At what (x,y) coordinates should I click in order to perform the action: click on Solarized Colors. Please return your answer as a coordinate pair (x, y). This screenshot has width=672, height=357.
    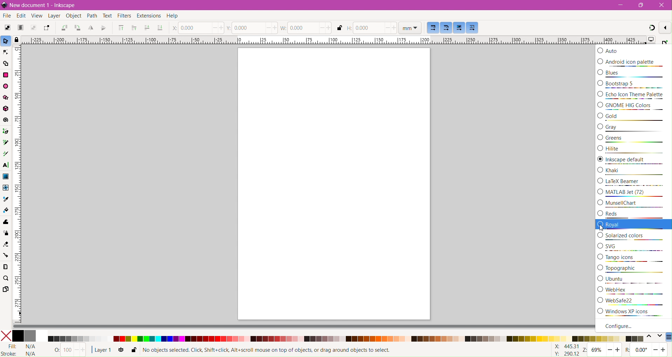
    Looking at the image, I should click on (634, 237).